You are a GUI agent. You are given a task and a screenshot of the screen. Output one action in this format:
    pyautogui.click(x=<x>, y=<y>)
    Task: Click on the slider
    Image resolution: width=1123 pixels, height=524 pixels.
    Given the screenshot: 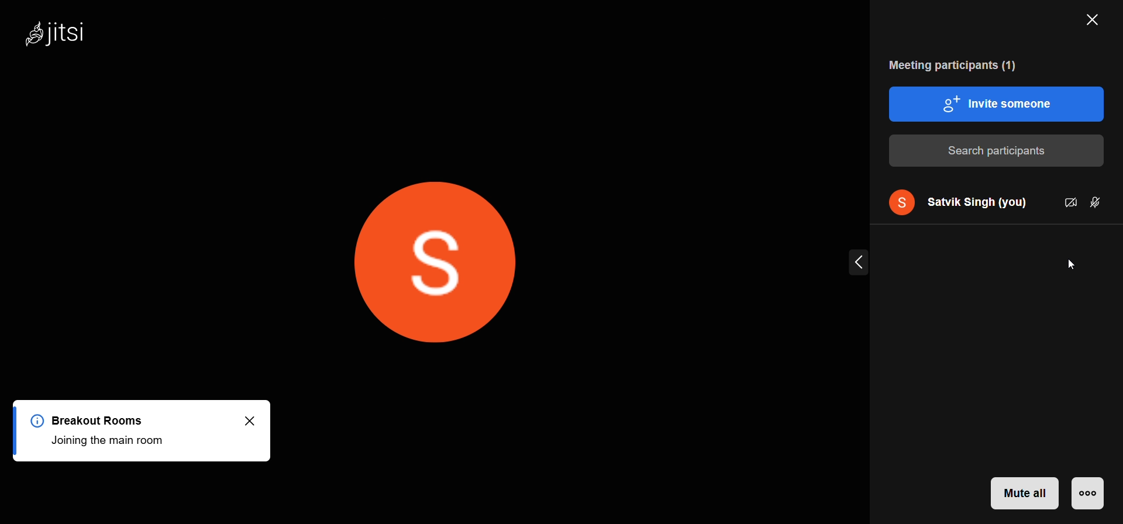 What is the action you would take?
    pyautogui.click(x=860, y=261)
    